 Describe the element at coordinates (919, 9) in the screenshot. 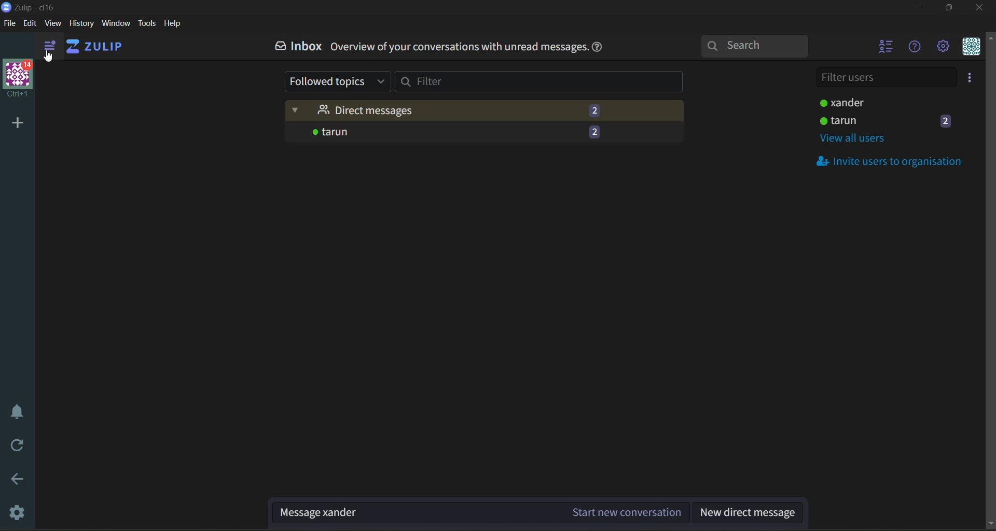

I see `minimize` at that location.